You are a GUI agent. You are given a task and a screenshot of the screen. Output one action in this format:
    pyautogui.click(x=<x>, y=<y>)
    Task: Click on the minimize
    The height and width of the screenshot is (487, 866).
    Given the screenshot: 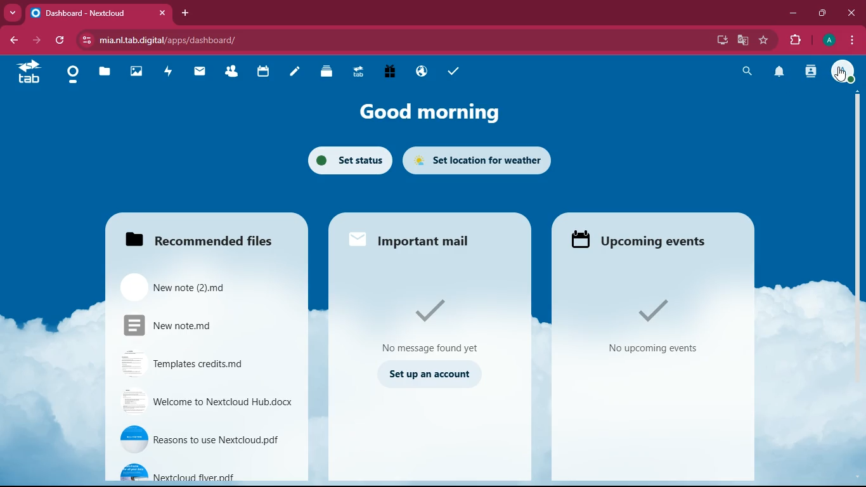 What is the action you would take?
    pyautogui.click(x=792, y=12)
    